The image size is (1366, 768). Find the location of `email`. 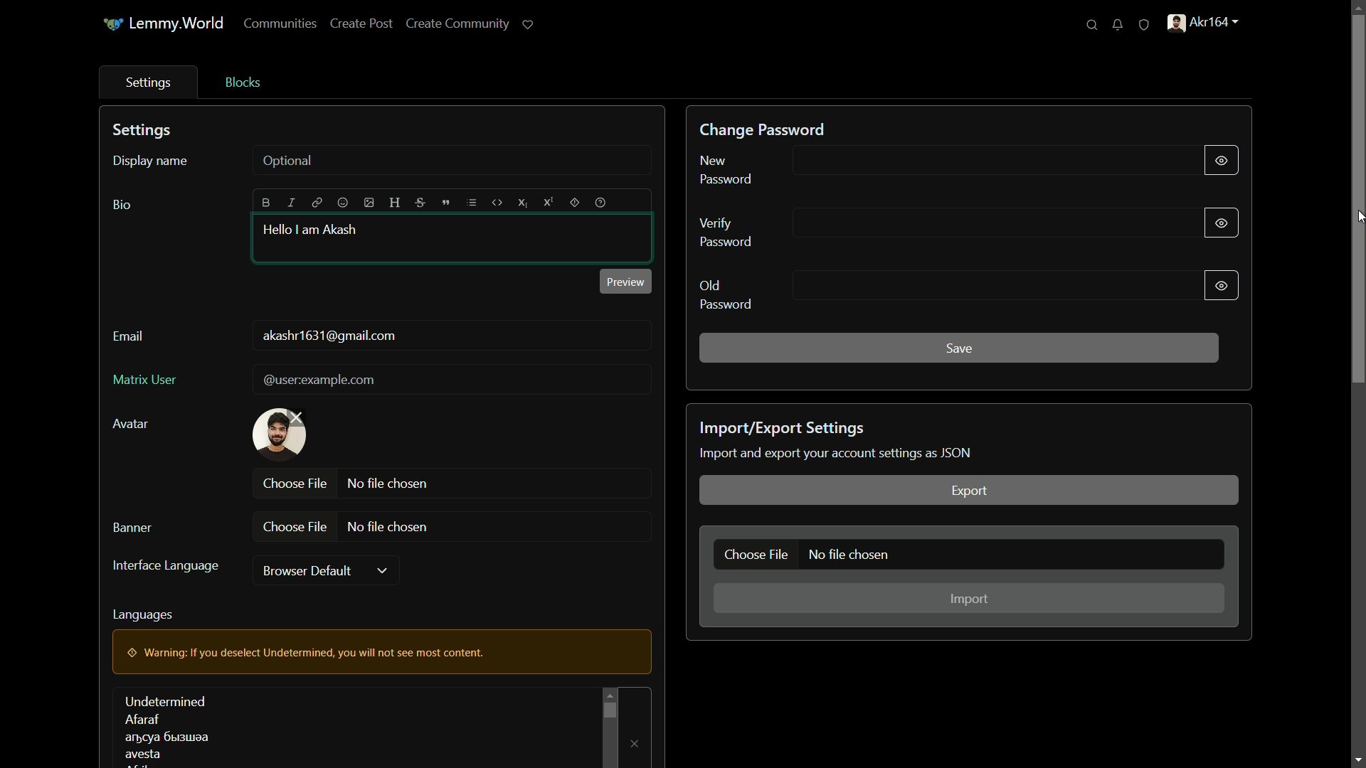

email is located at coordinates (129, 336).